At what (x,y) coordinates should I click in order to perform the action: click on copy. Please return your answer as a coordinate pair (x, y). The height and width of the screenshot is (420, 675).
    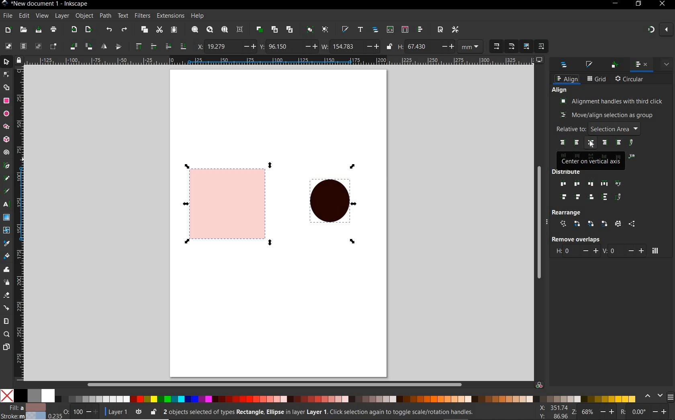
    Looking at the image, I should click on (144, 30).